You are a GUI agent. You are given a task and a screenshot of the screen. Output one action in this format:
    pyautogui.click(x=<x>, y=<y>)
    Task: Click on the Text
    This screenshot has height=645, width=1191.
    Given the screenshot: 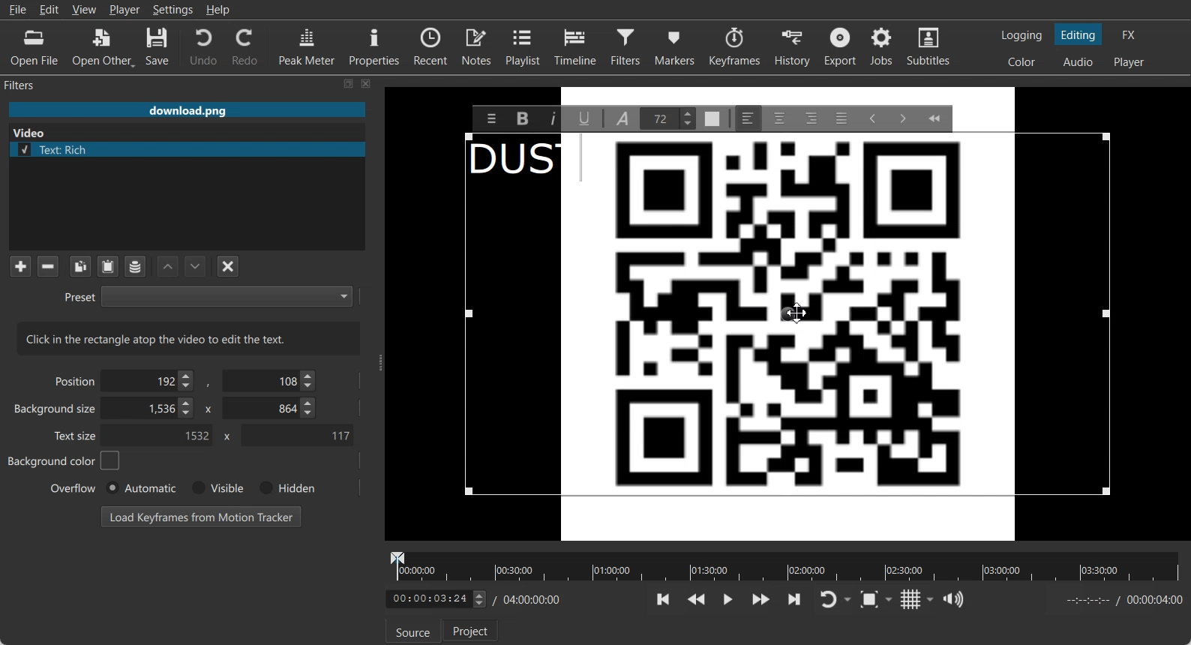 What is the action you would take?
    pyautogui.click(x=189, y=338)
    